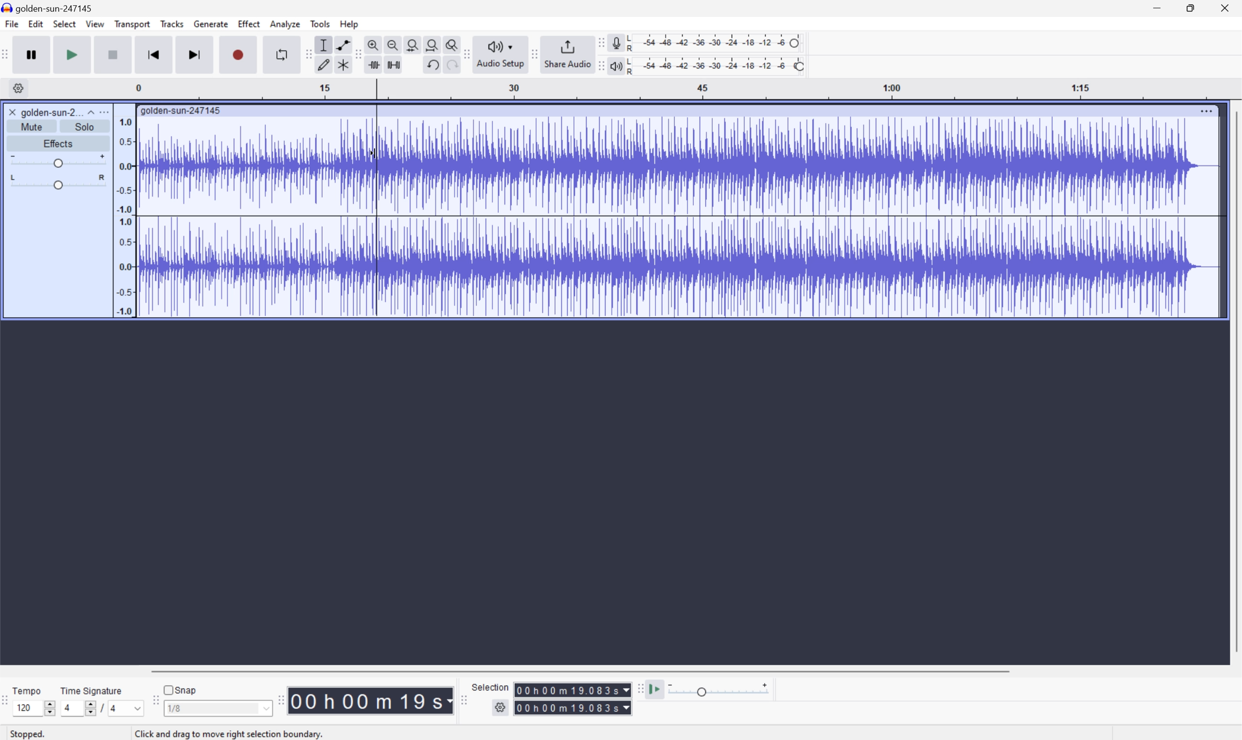  I want to click on Scroll Bar, so click(1234, 382).